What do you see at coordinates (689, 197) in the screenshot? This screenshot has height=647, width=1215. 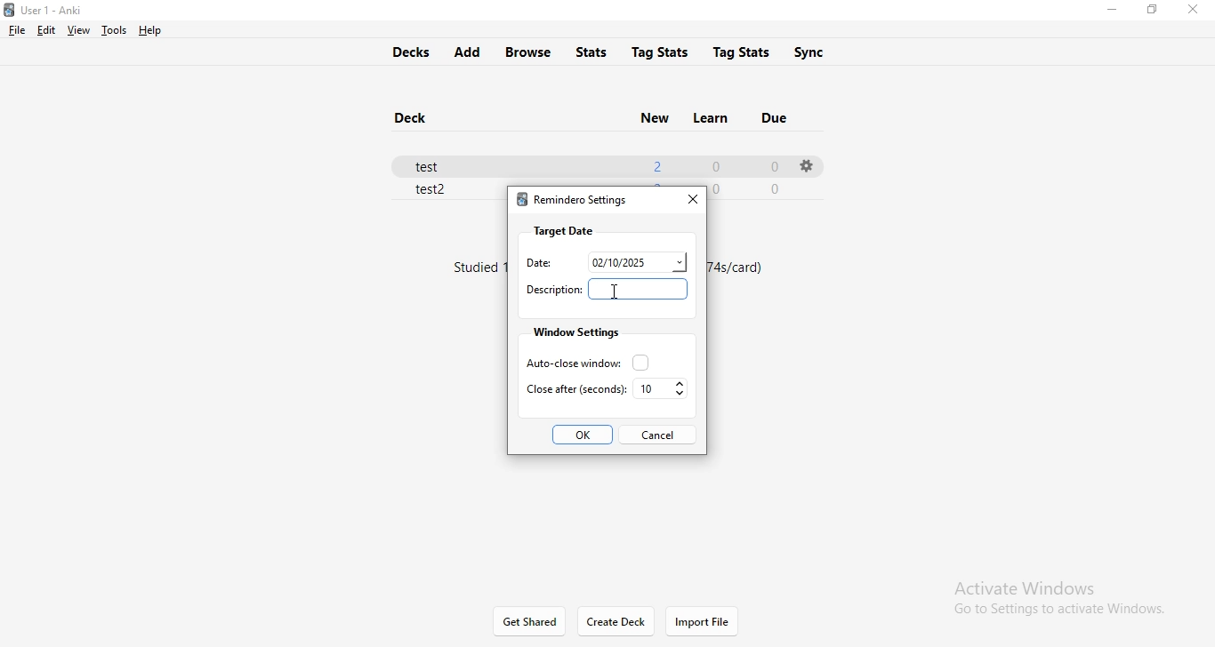 I see `close` at bounding box center [689, 197].